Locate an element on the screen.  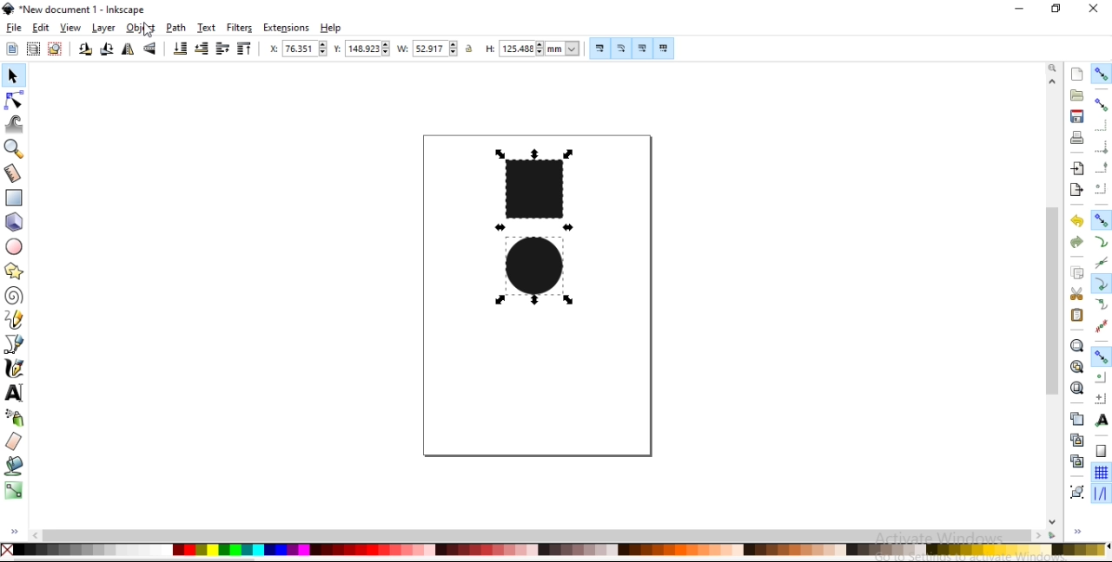
snap guide is located at coordinates (1100, 493).